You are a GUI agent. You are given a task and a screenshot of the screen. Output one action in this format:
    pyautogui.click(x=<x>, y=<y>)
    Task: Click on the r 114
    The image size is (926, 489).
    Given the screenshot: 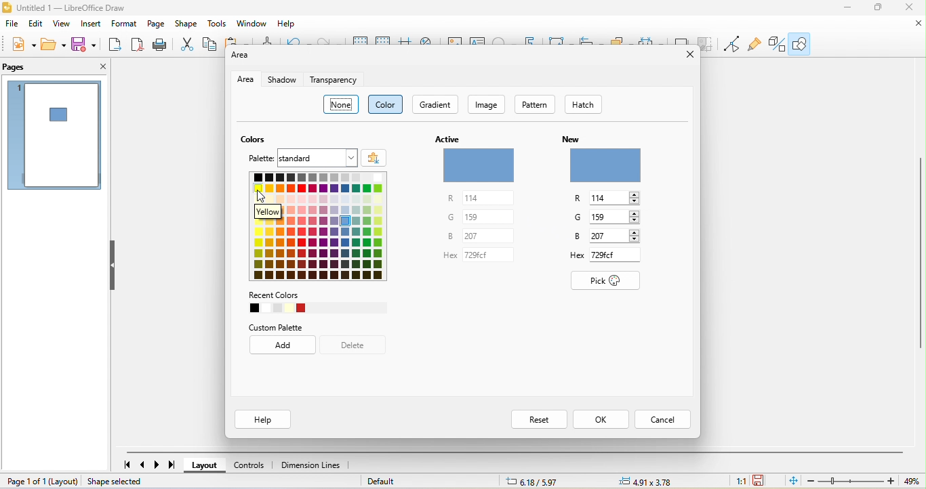 What is the action you would take?
    pyautogui.click(x=482, y=198)
    